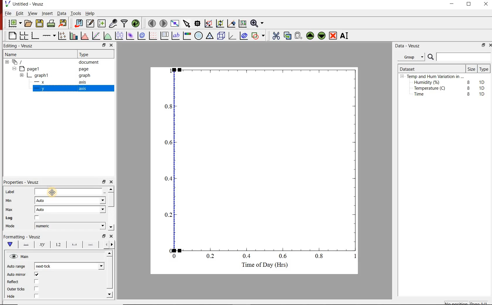  I want to click on Outer ticks, so click(28, 290).